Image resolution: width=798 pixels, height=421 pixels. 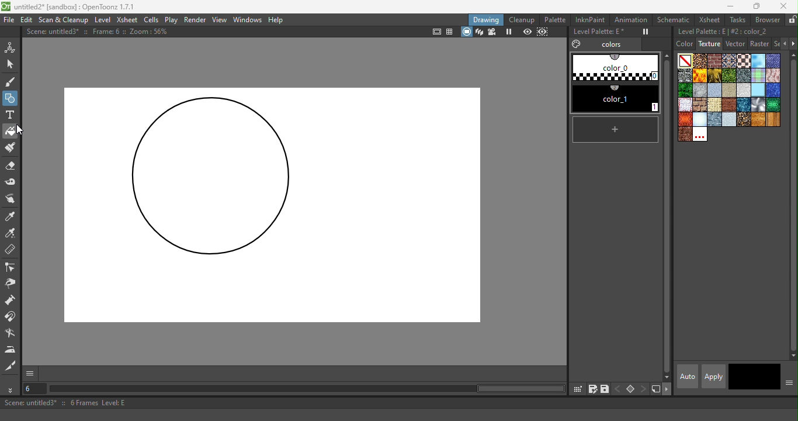 What do you see at coordinates (644, 389) in the screenshot?
I see `next key` at bounding box center [644, 389].